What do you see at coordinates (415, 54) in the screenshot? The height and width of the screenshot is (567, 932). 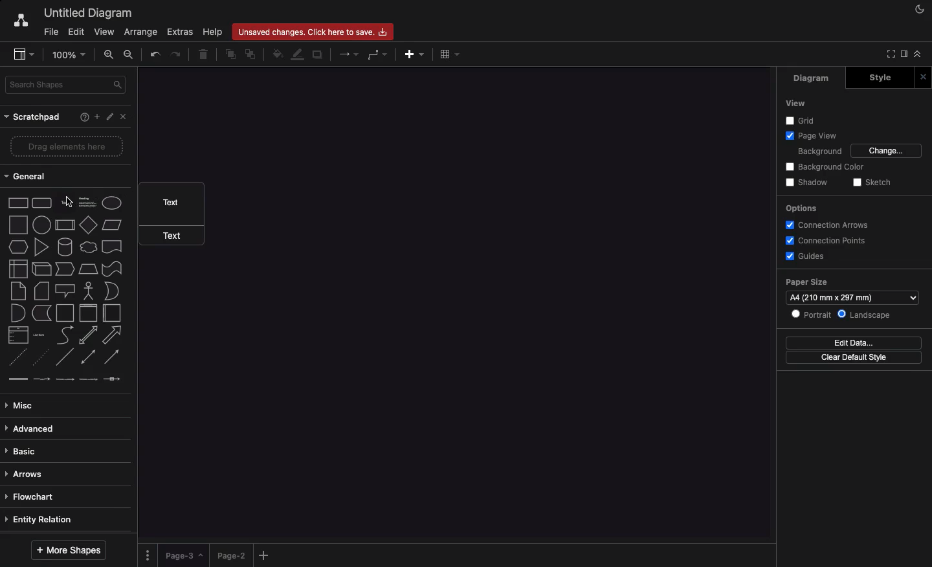 I see `Add` at bounding box center [415, 54].